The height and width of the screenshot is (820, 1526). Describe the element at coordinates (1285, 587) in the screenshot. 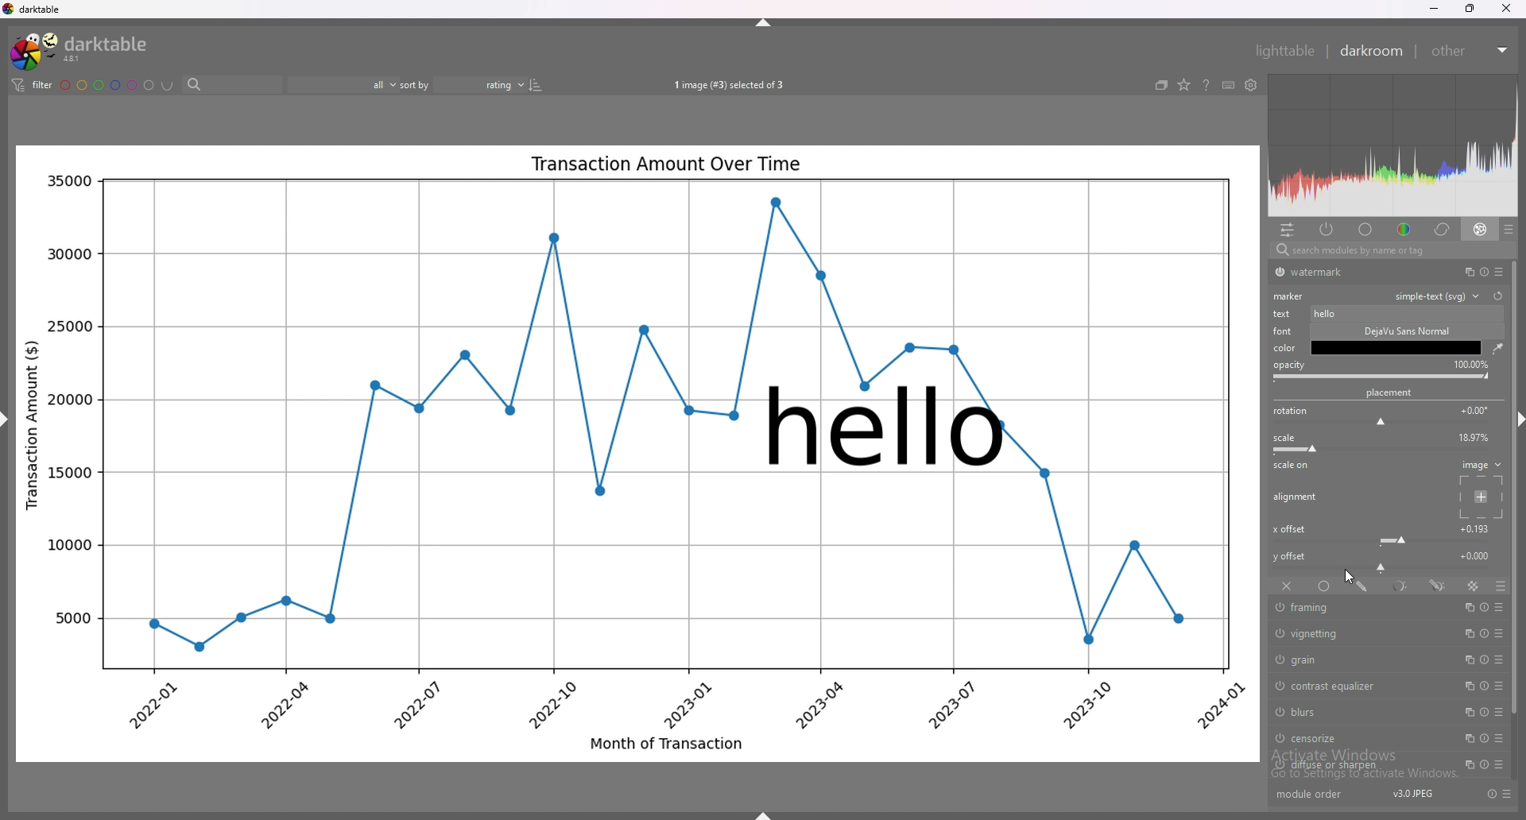

I see `off` at that location.